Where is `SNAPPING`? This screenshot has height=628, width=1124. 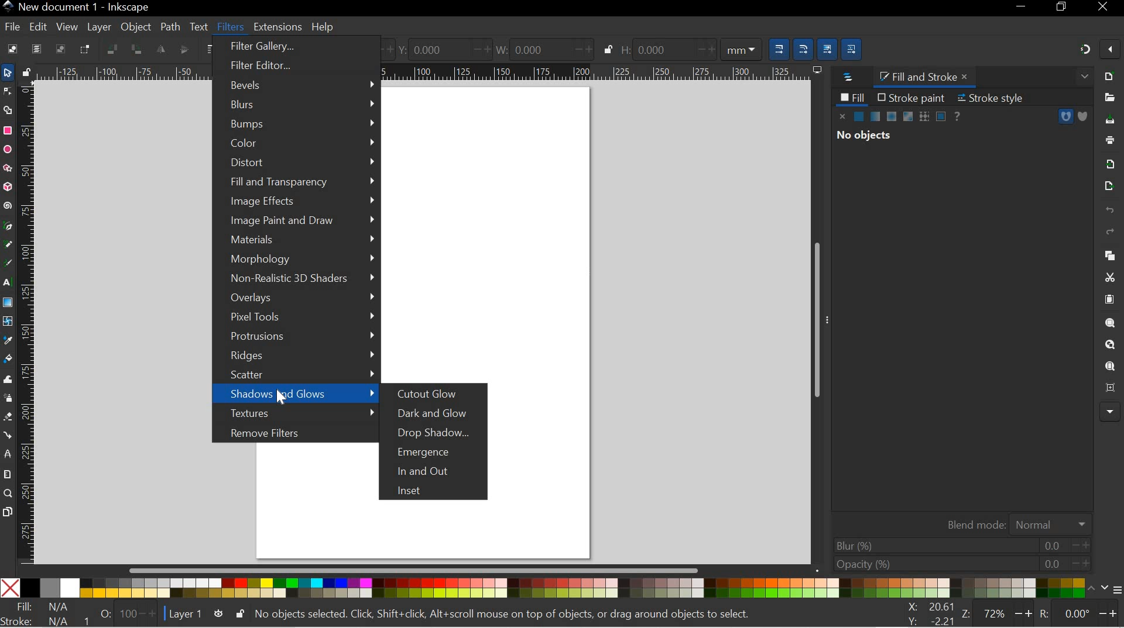 SNAPPING is located at coordinates (1085, 49).